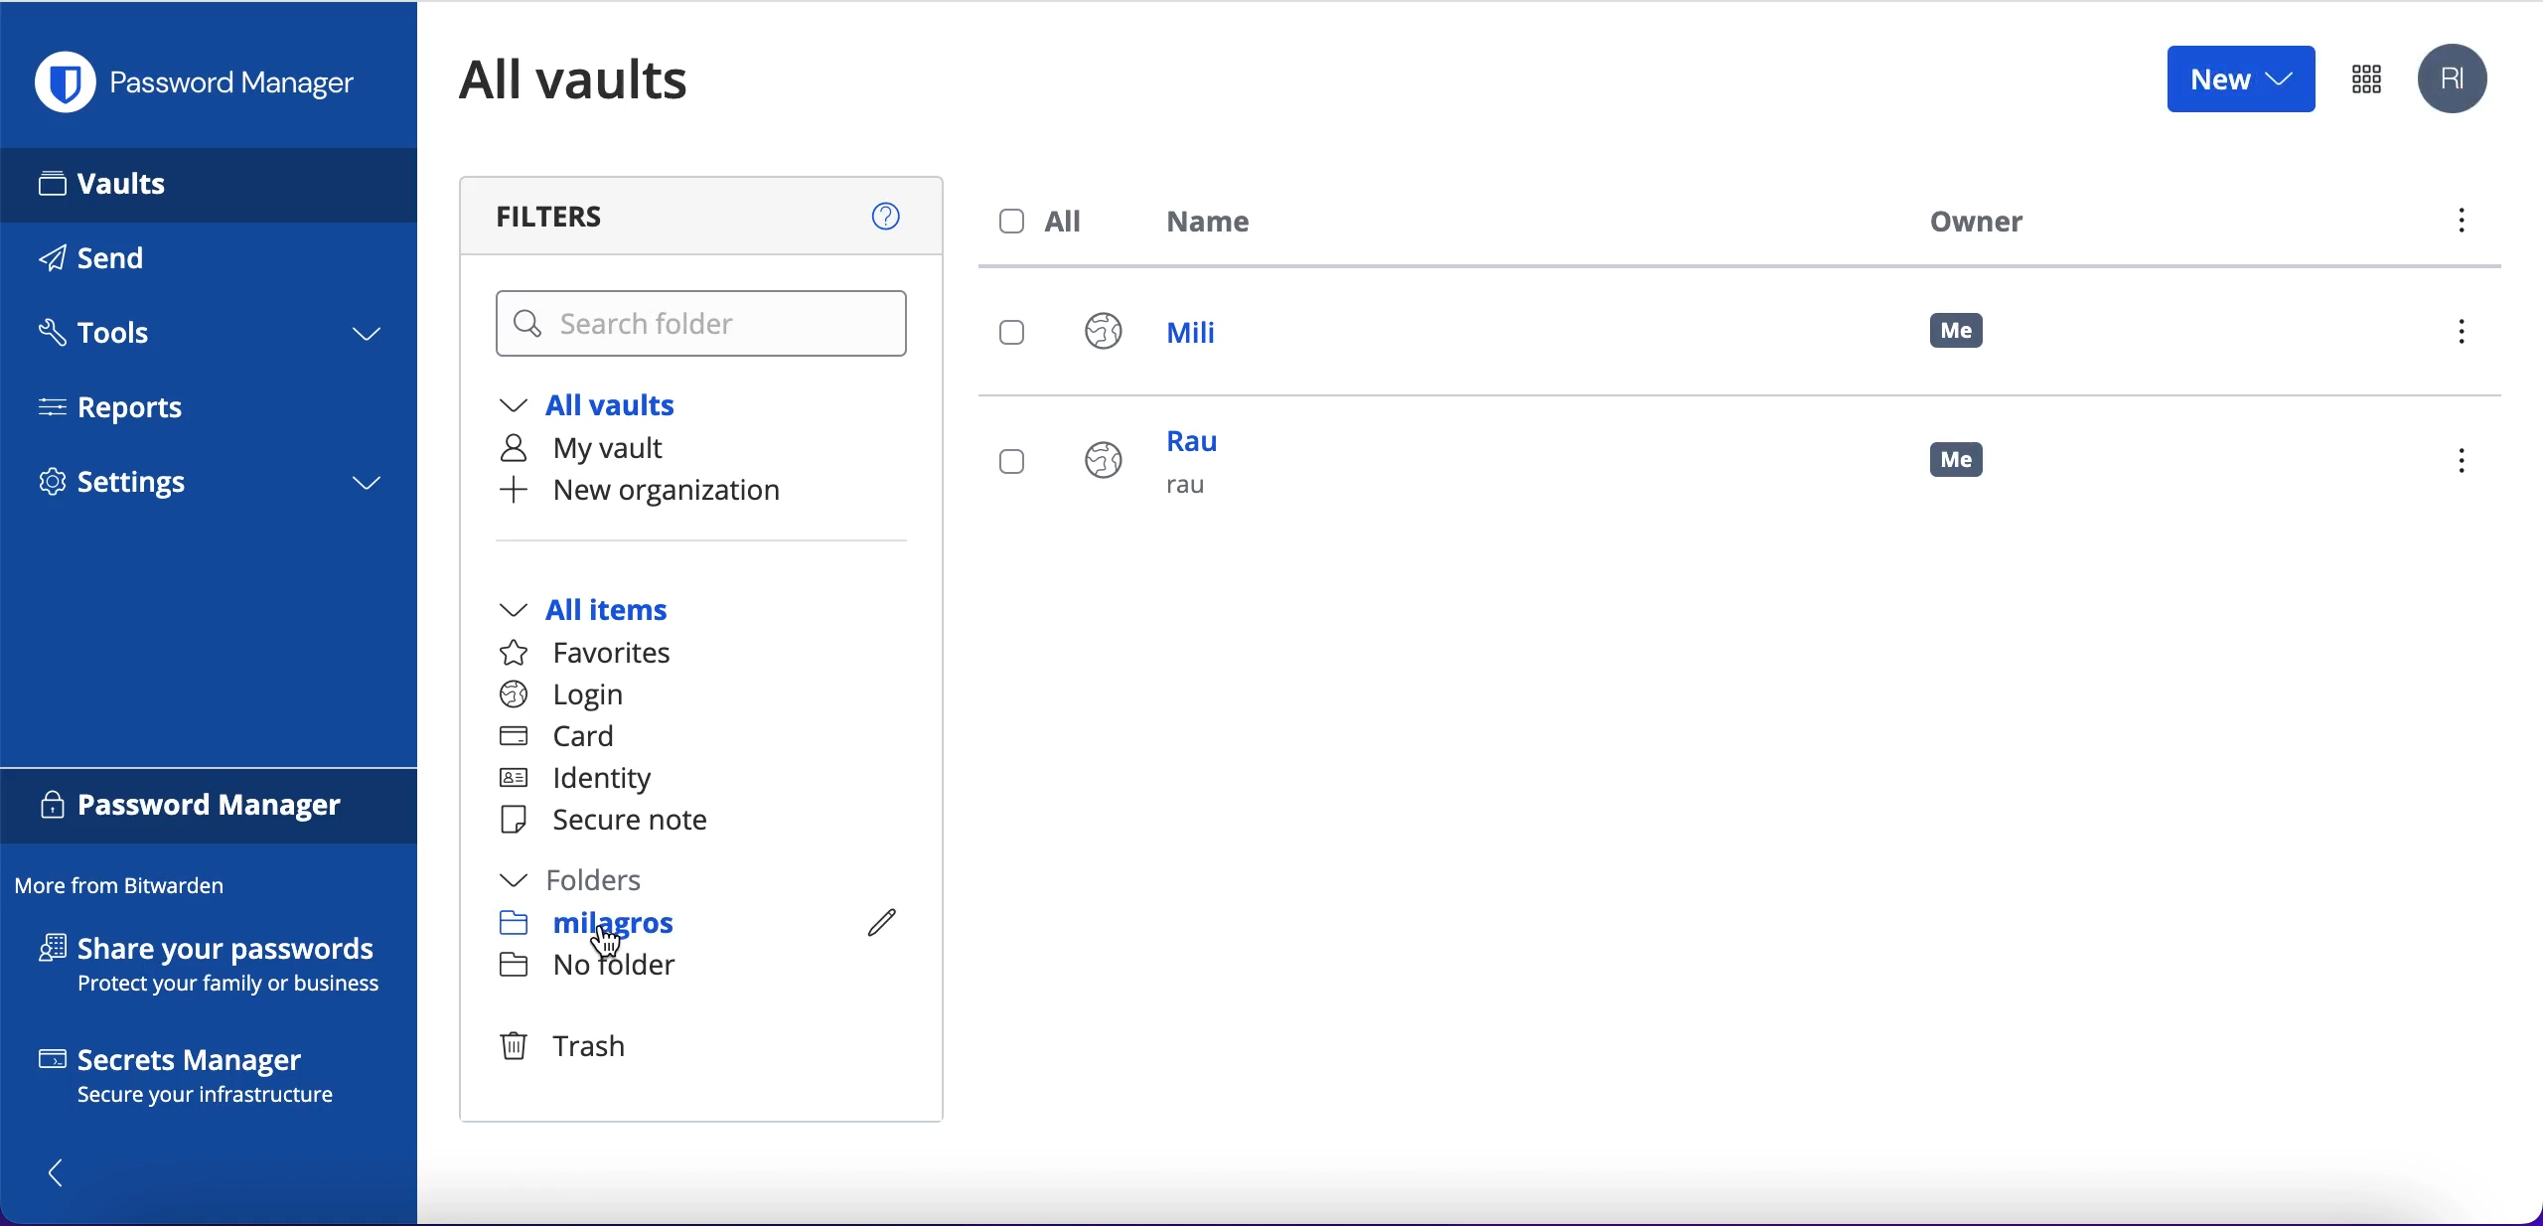 Image resolution: width=2543 pixels, height=1226 pixels. What do you see at coordinates (127, 407) in the screenshot?
I see `reports` at bounding box center [127, 407].